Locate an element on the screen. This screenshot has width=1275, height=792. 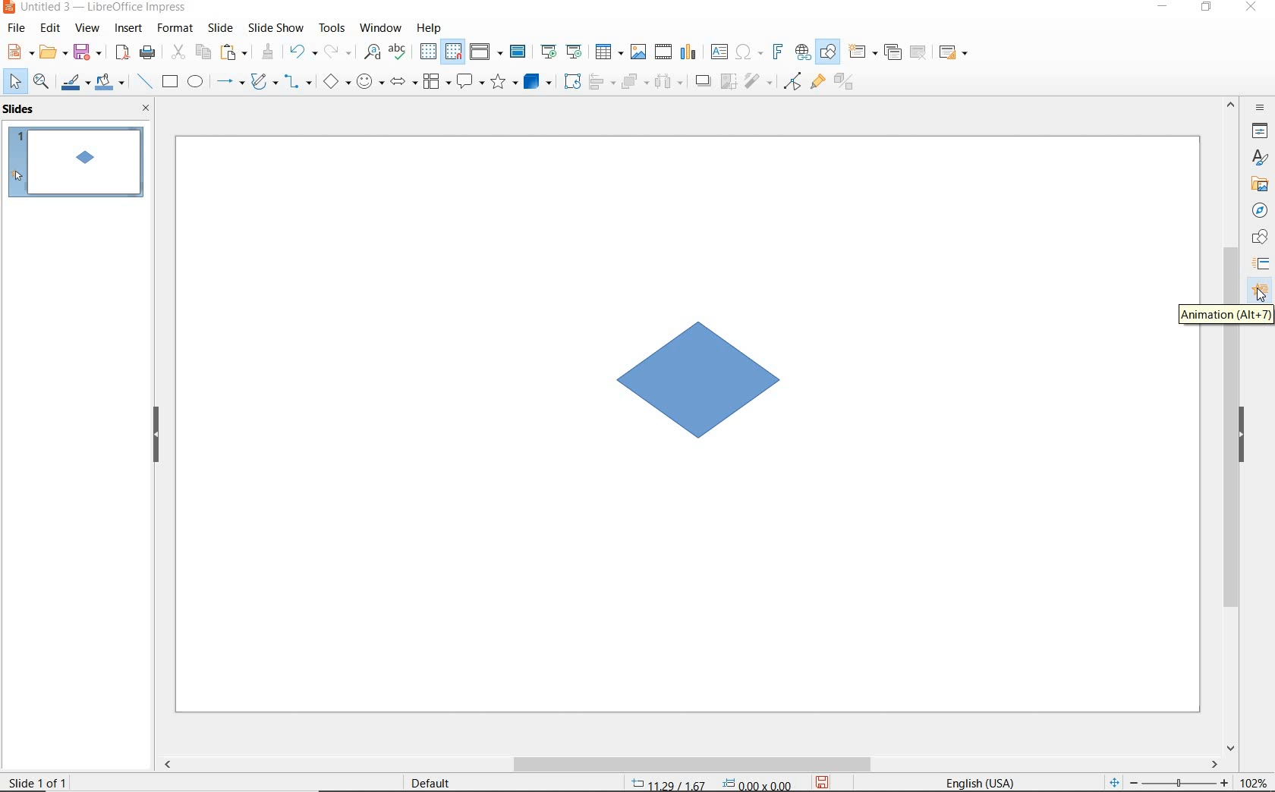
open is located at coordinates (52, 53).